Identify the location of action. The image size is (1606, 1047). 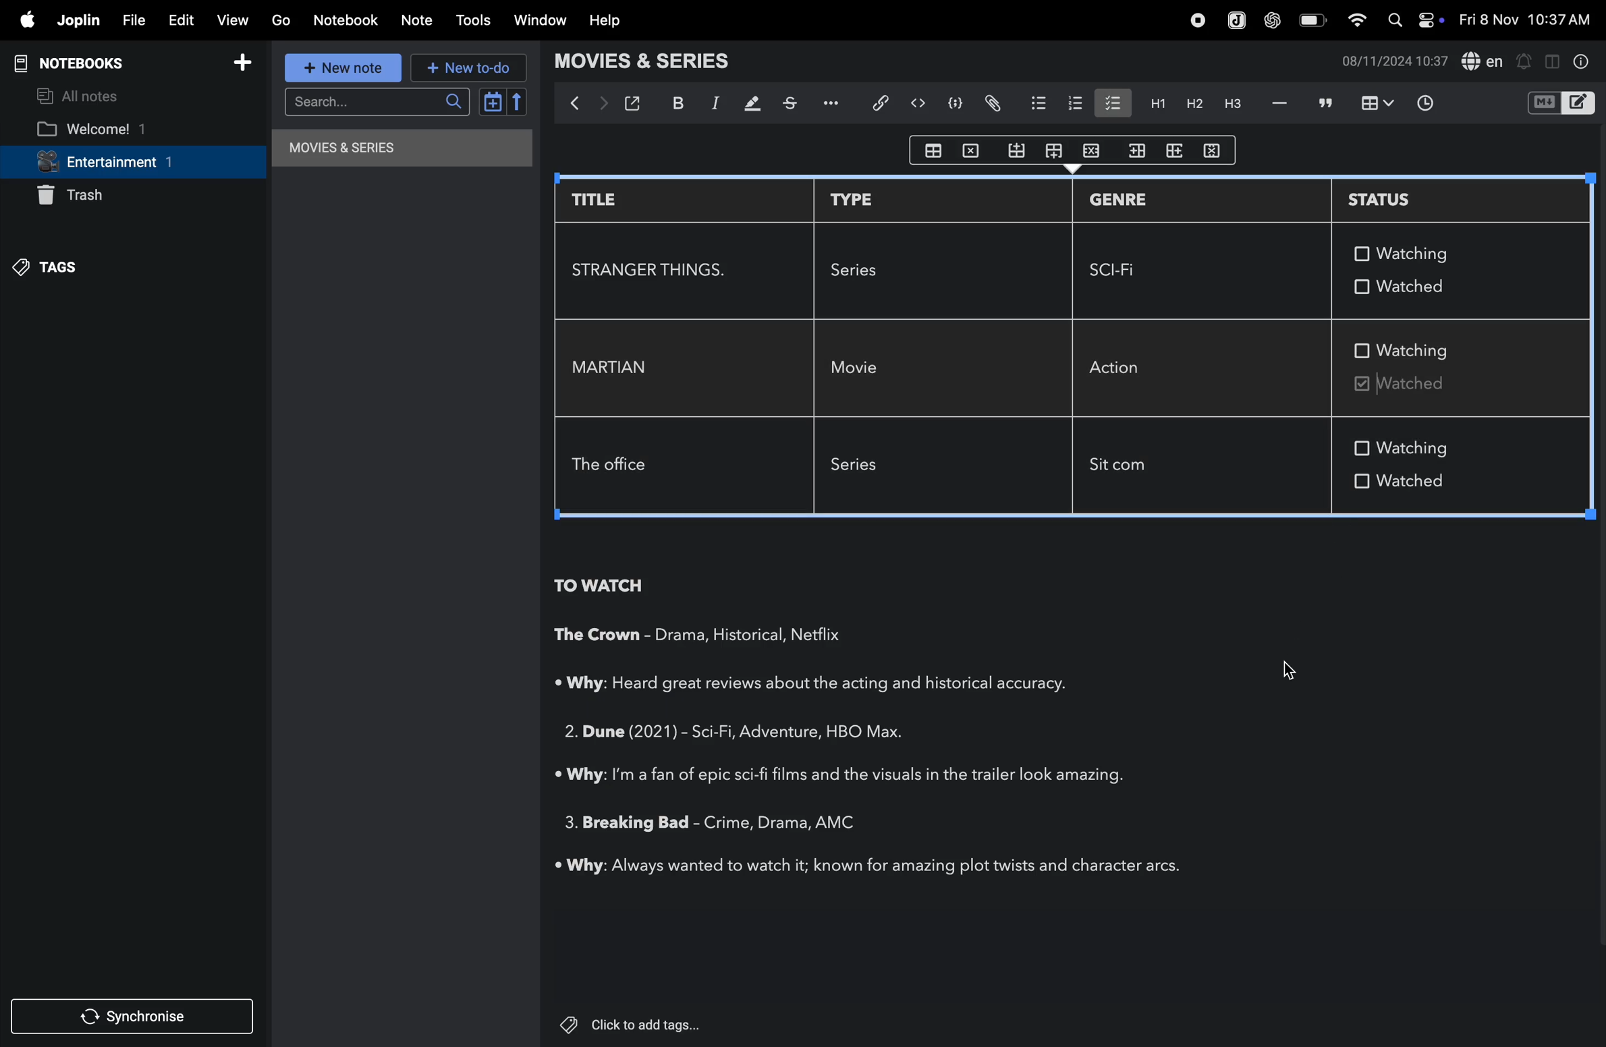
(1128, 366).